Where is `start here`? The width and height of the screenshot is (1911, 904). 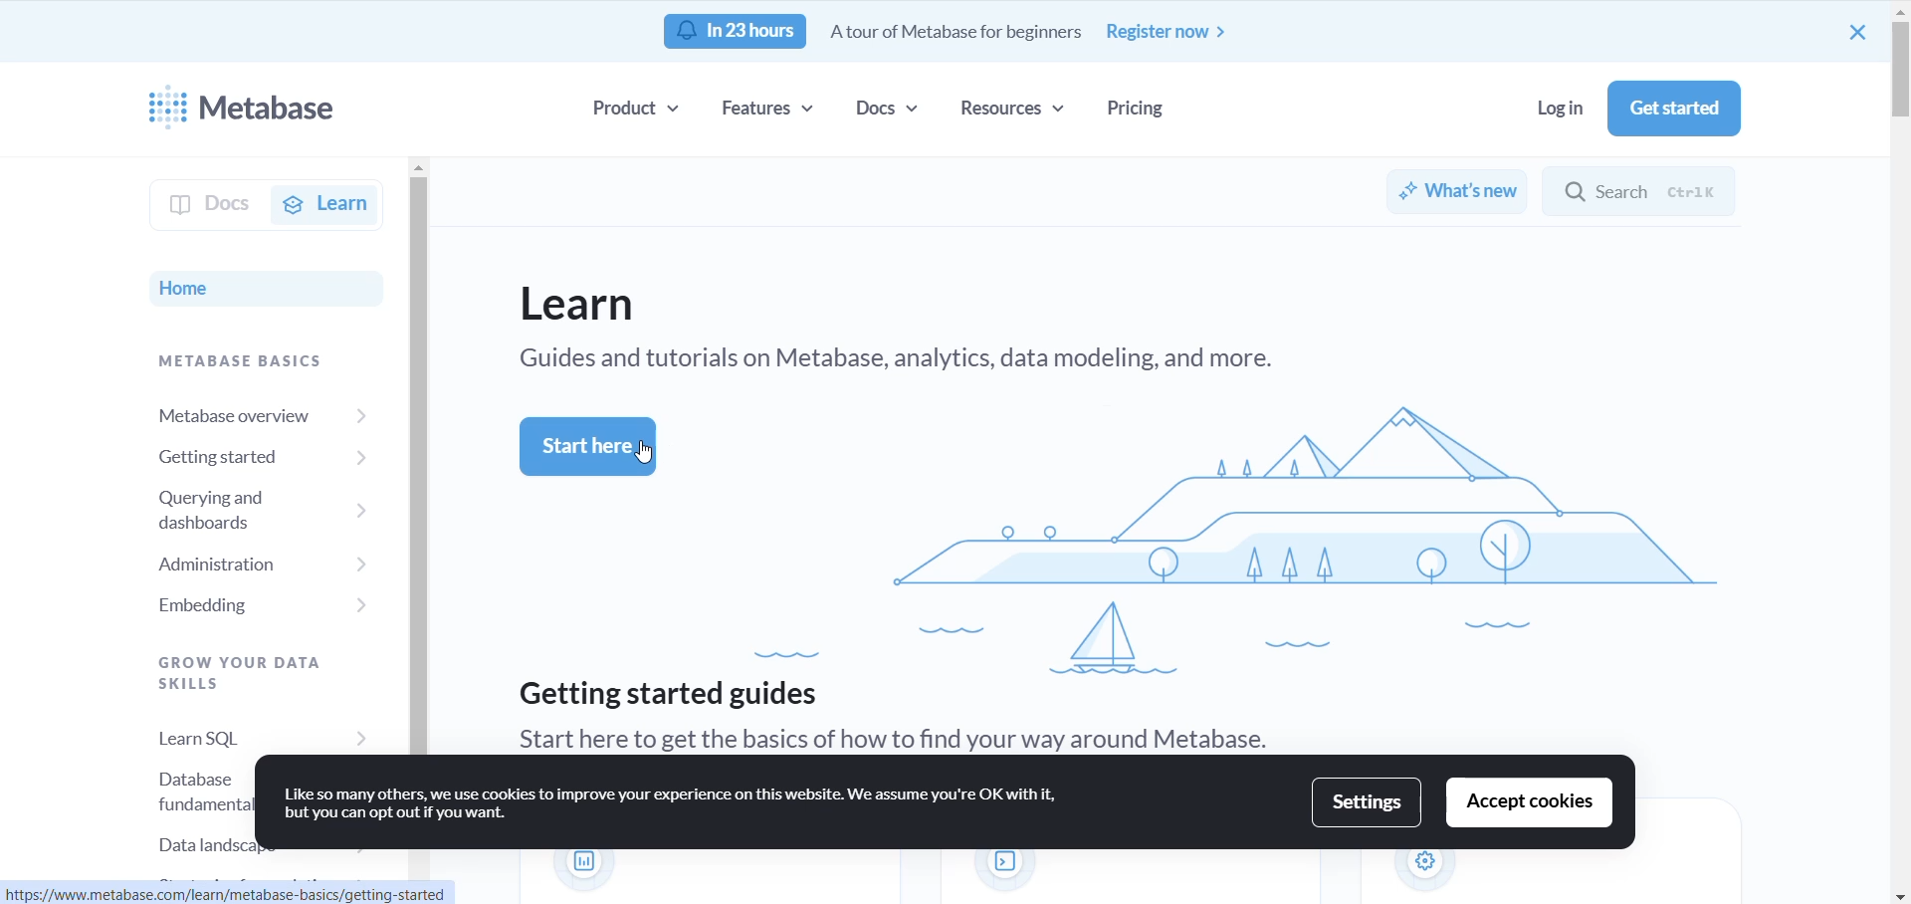
start here is located at coordinates (589, 447).